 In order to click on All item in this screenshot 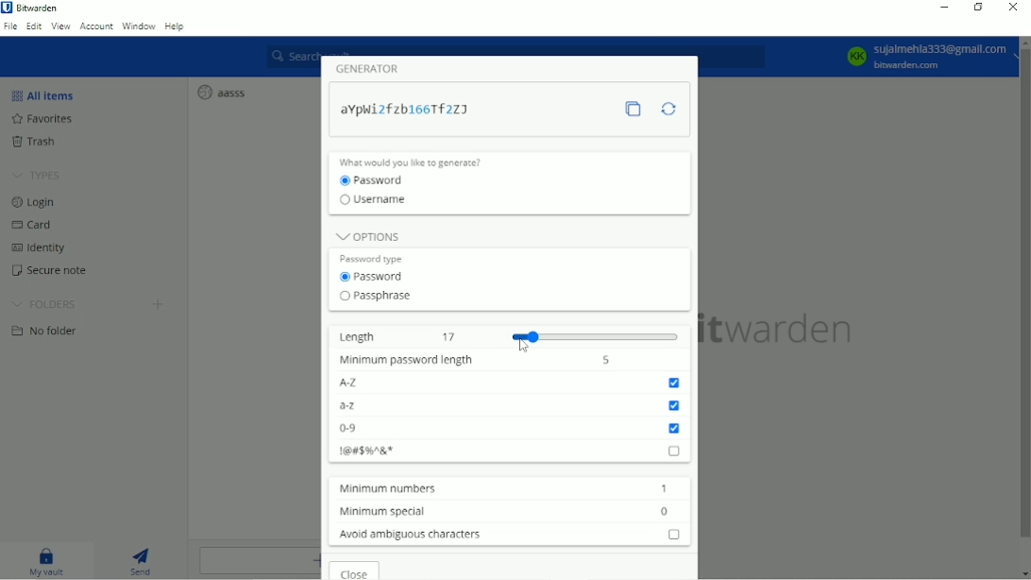, I will do `click(43, 94)`.